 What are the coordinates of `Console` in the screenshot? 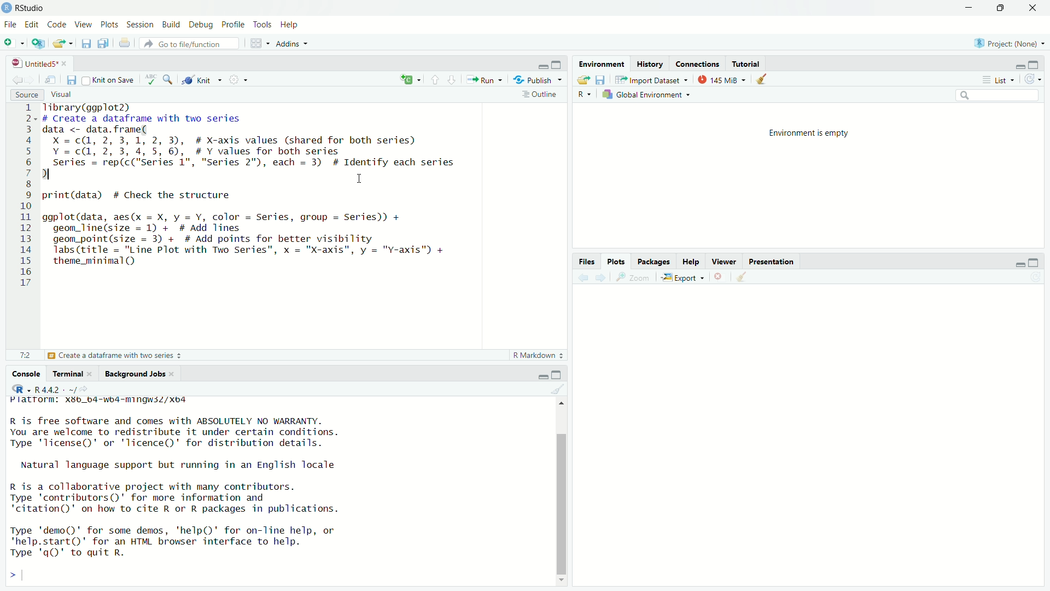 It's located at (26, 373).